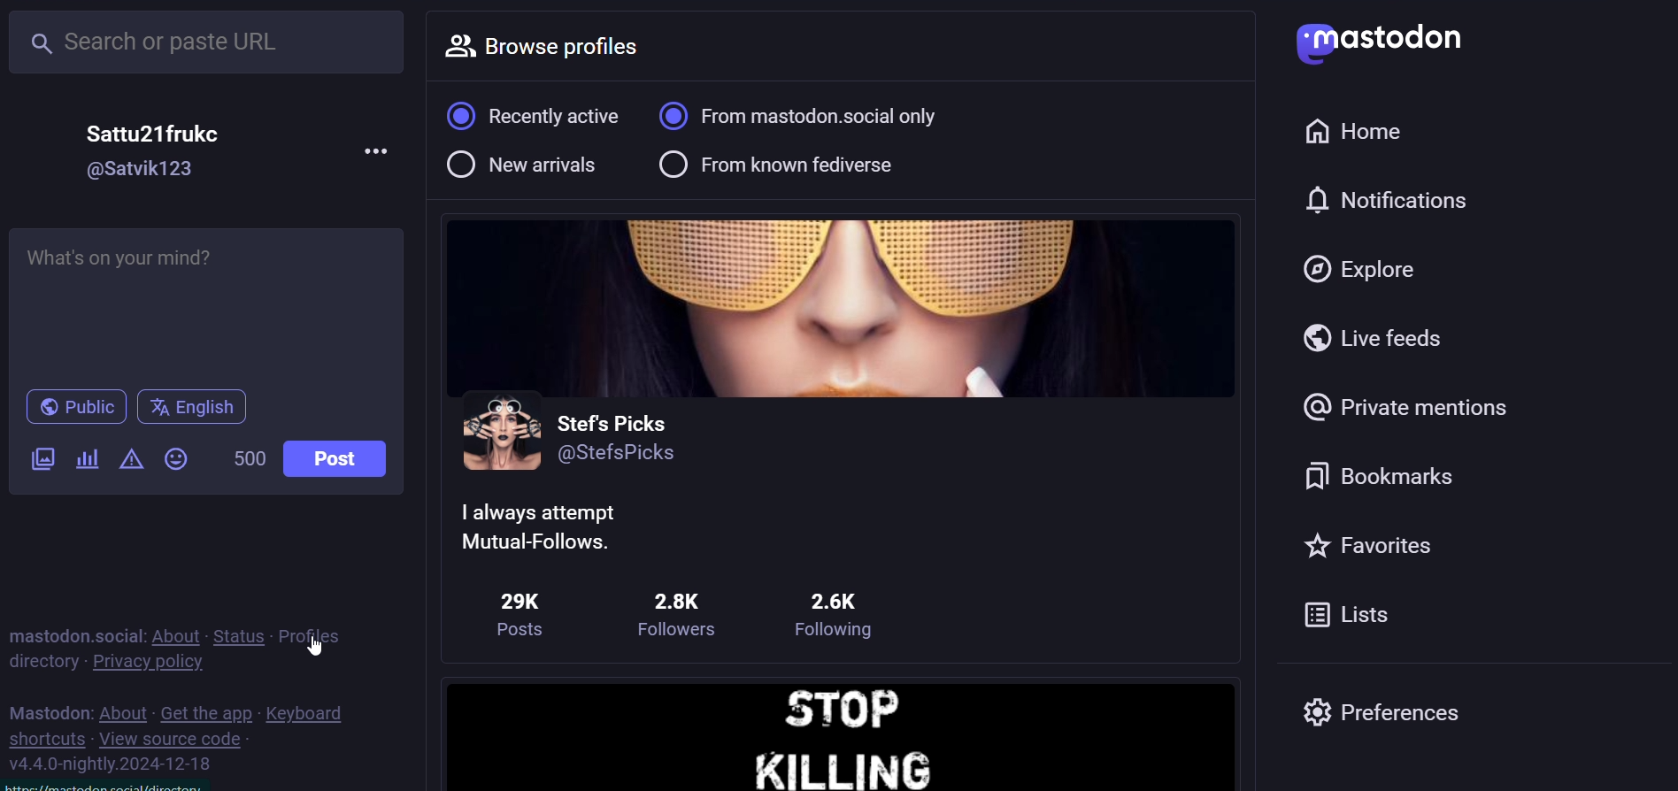 This screenshot has width=1678, height=791. Describe the element at coordinates (311, 712) in the screenshot. I see `keyboard` at that location.